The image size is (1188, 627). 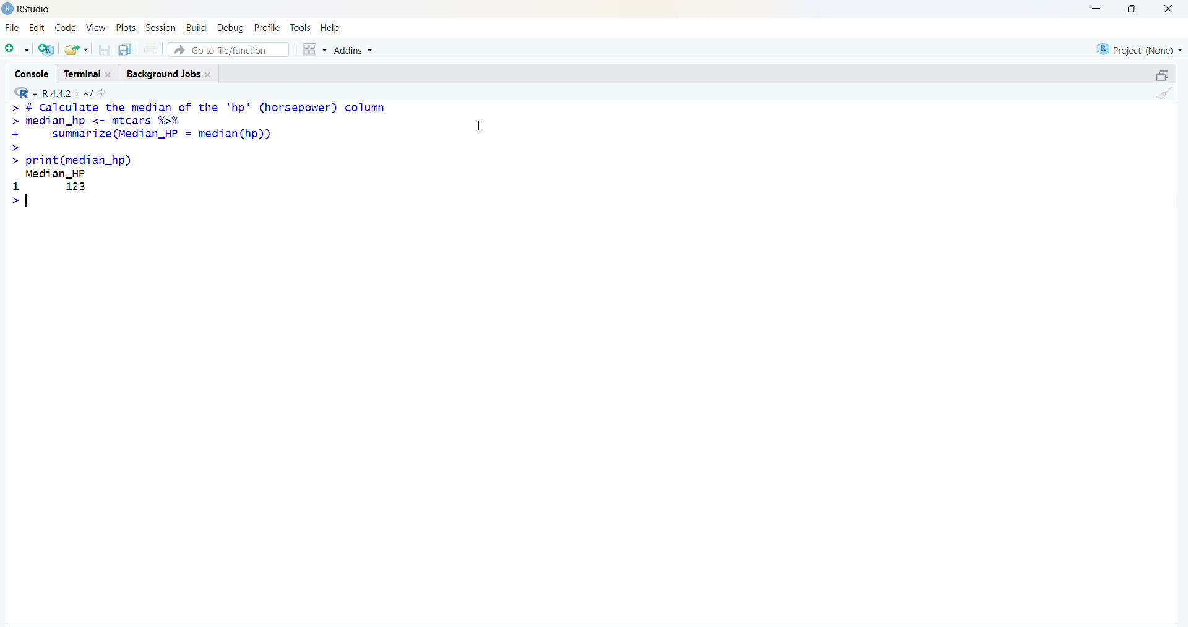 I want to click on print, so click(x=151, y=49).